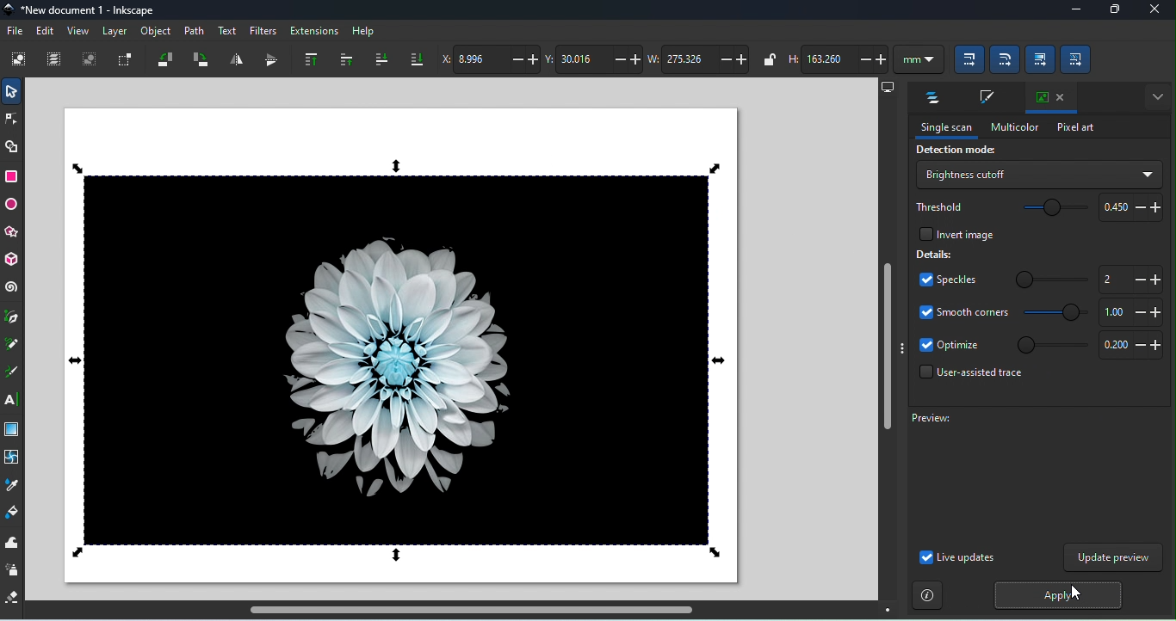 The height and width of the screenshot is (621, 1176). What do you see at coordinates (886, 349) in the screenshot?
I see `Vertical scroll bar` at bounding box center [886, 349].